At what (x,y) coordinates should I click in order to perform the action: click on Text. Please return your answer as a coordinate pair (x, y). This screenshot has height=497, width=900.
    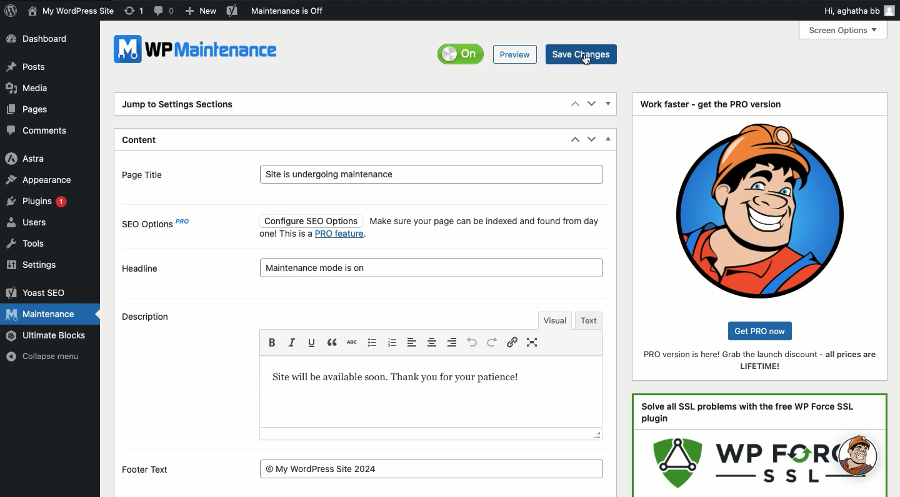
    Looking at the image, I should click on (408, 378).